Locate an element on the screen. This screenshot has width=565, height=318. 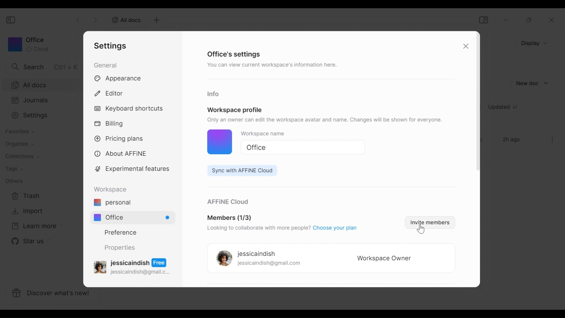
Looking to collaborate with more people? Choose your plan is located at coordinates (281, 229).